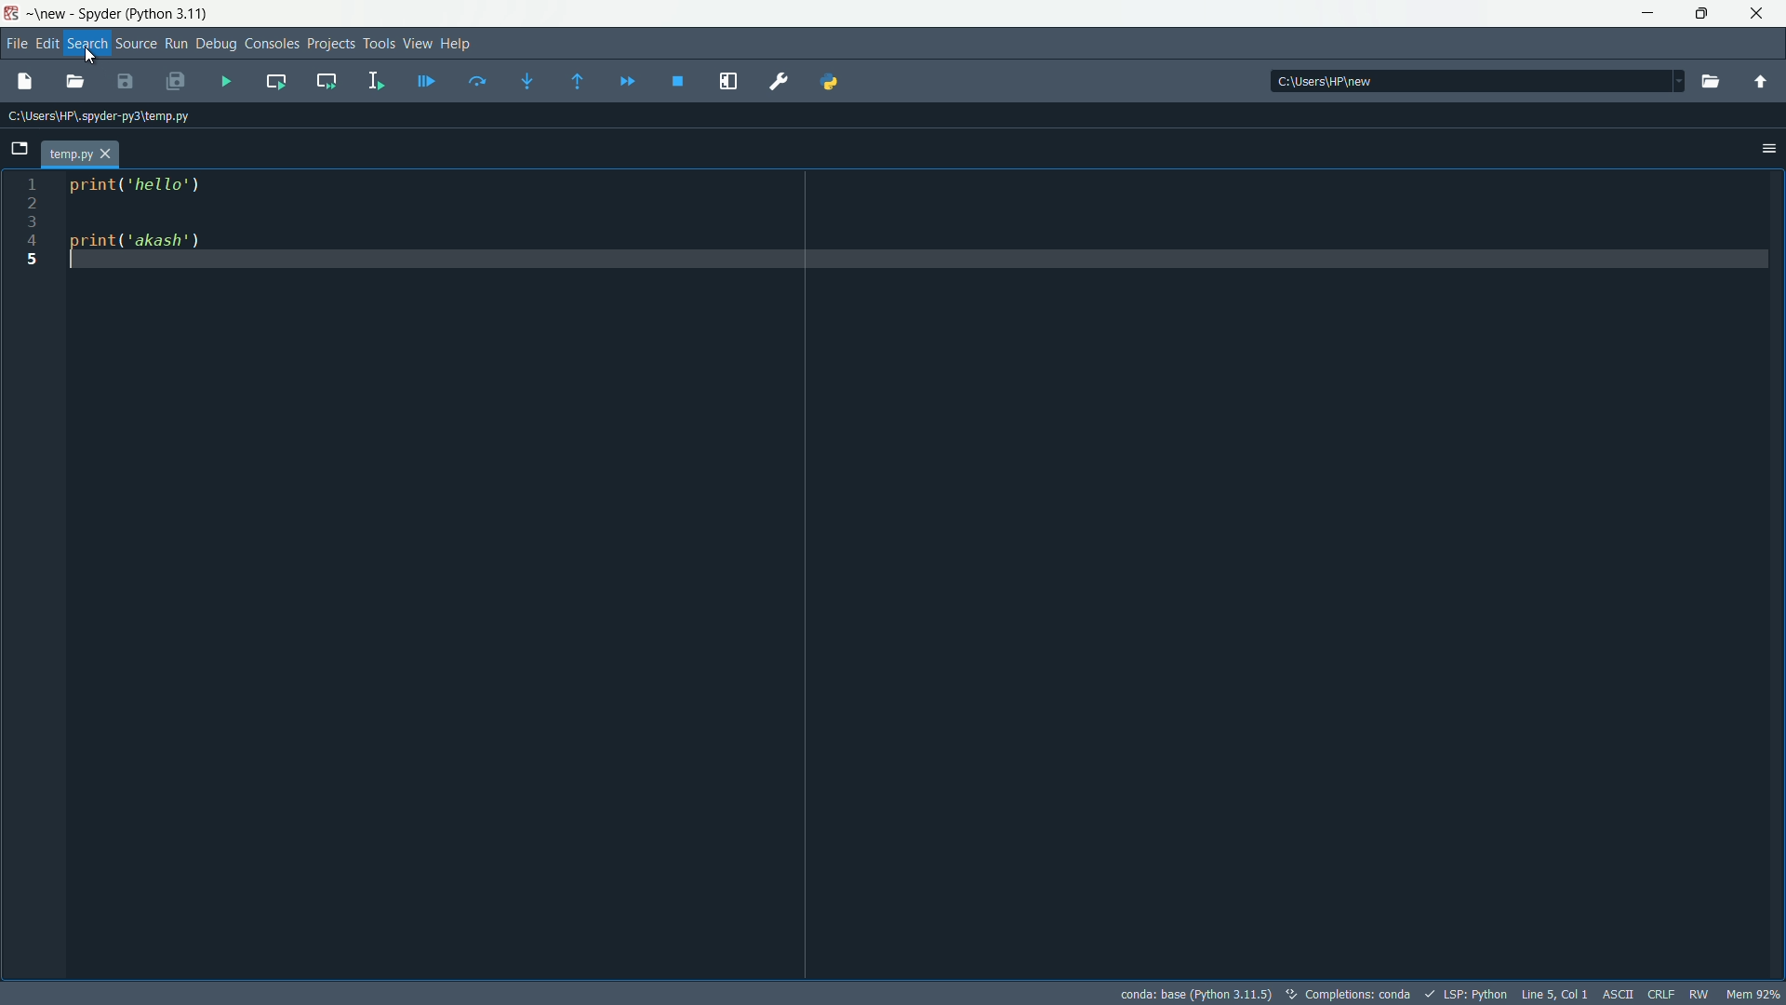 This screenshot has height=1005, width=1786. I want to click on save file, so click(176, 79).